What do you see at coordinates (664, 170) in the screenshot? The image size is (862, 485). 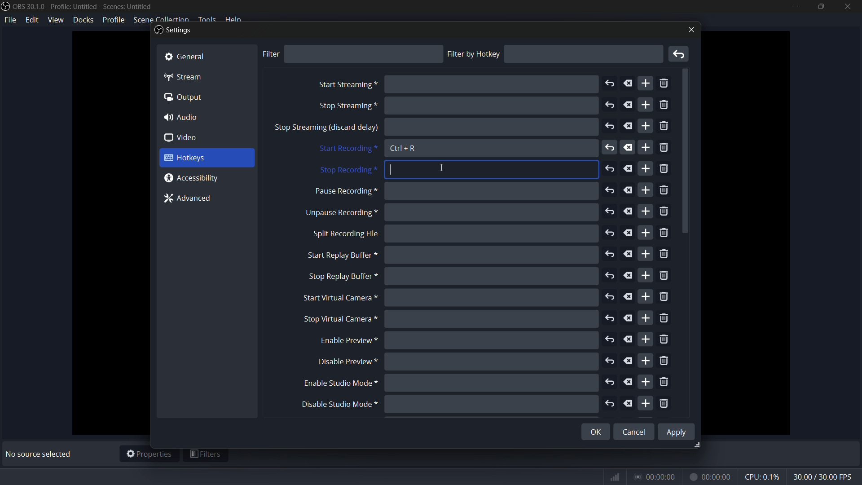 I see `remove` at bounding box center [664, 170].